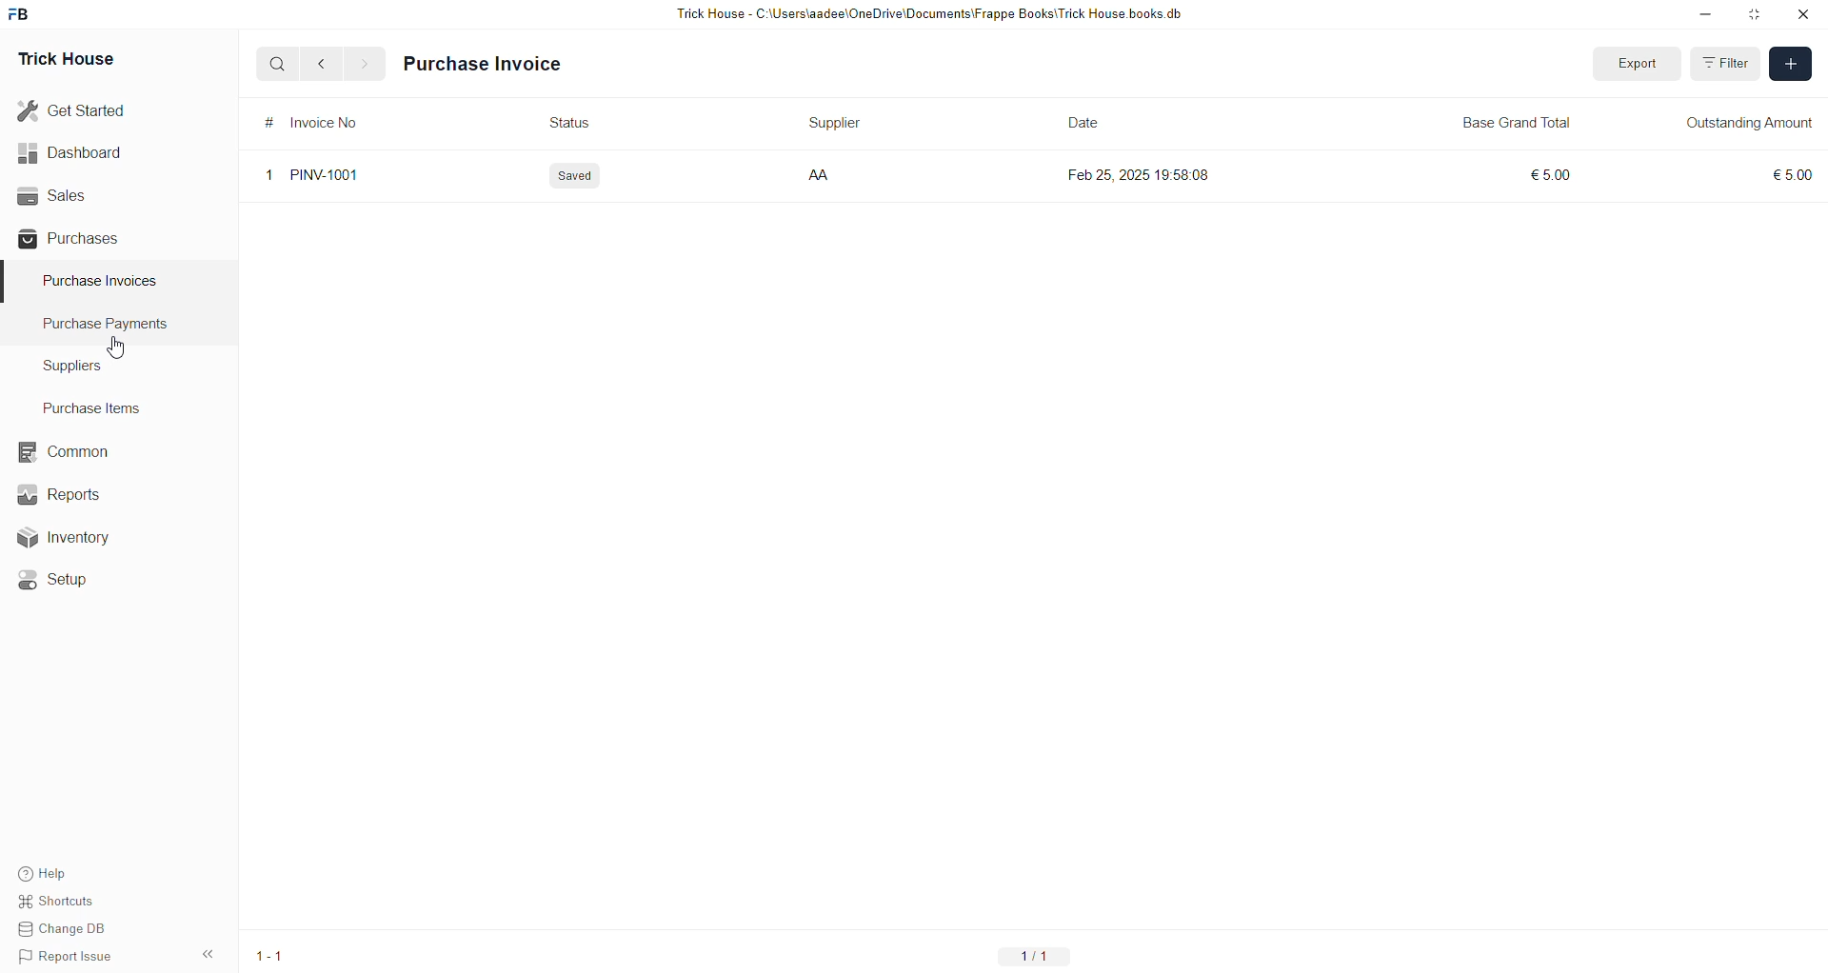 The height and width of the screenshot is (973, 1828). What do you see at coordinates (62, 927) in the screenshot?
I see `Change DB` at bounding box center [62, 927].